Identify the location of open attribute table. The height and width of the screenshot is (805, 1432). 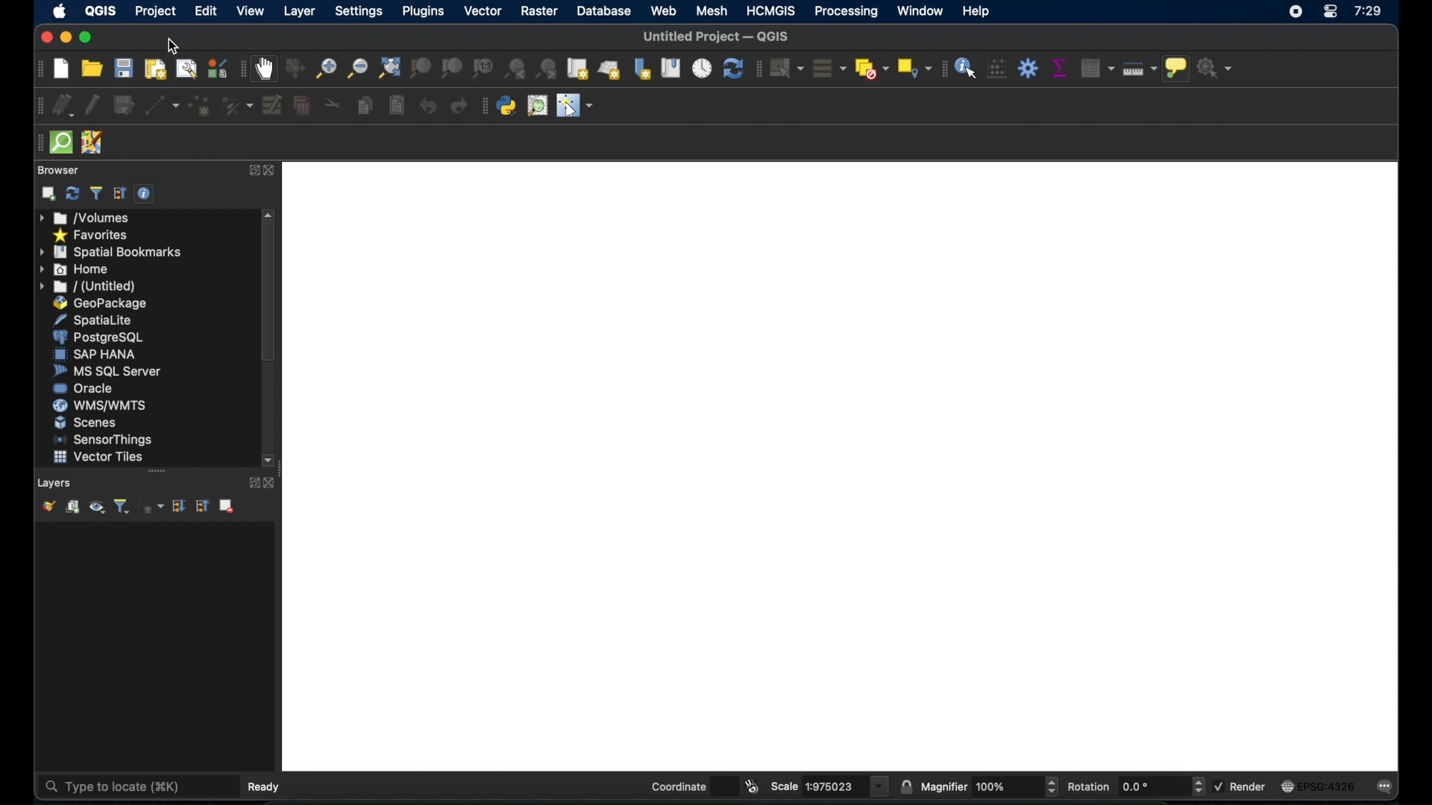
(1098, 66).